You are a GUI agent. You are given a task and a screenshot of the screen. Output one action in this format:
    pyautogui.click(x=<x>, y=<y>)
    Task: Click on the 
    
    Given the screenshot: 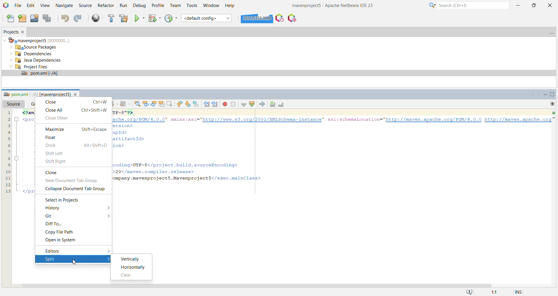 What is the action you would take?
    pyautogui.click(x=495, y=292)
    